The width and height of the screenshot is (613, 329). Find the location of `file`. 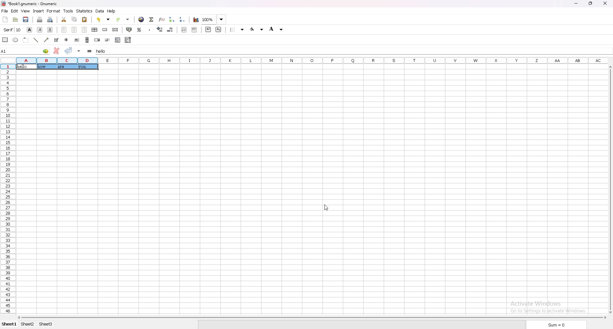

file is located at coordinates (5, 11).